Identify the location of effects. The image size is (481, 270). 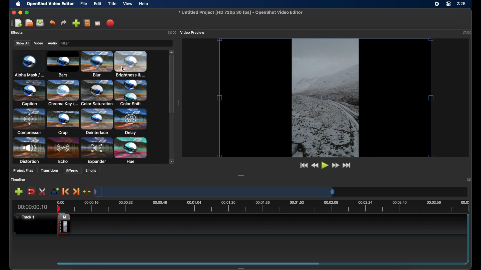
(72, 170).